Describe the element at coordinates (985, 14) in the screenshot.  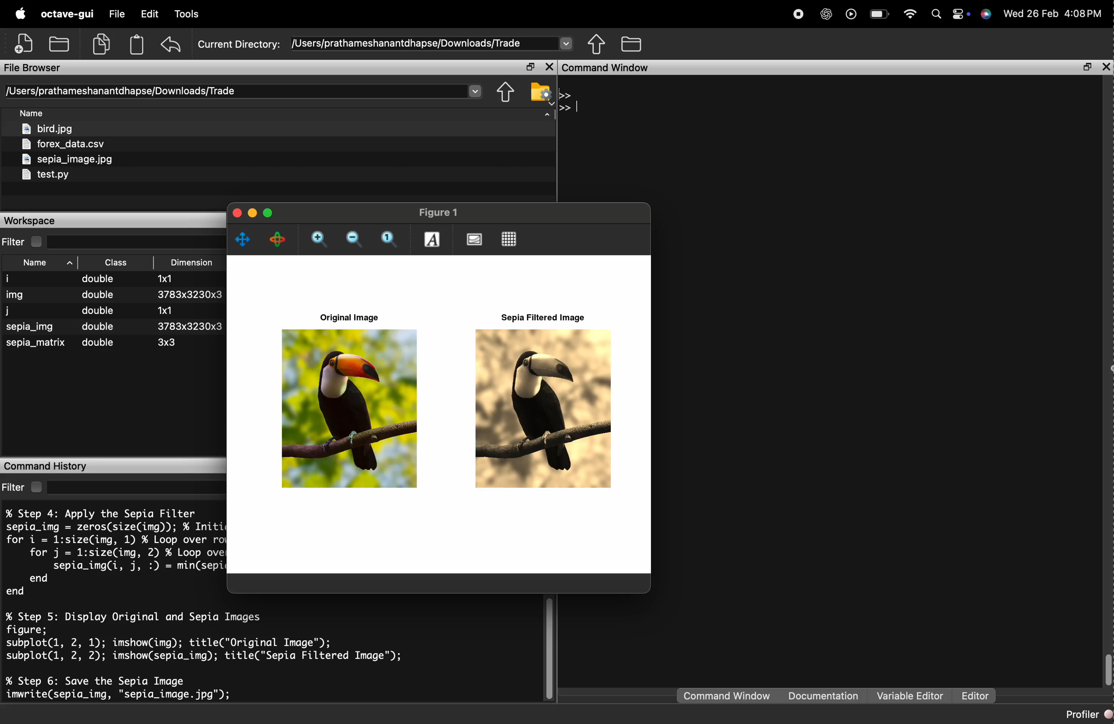
I see `support` at that location.